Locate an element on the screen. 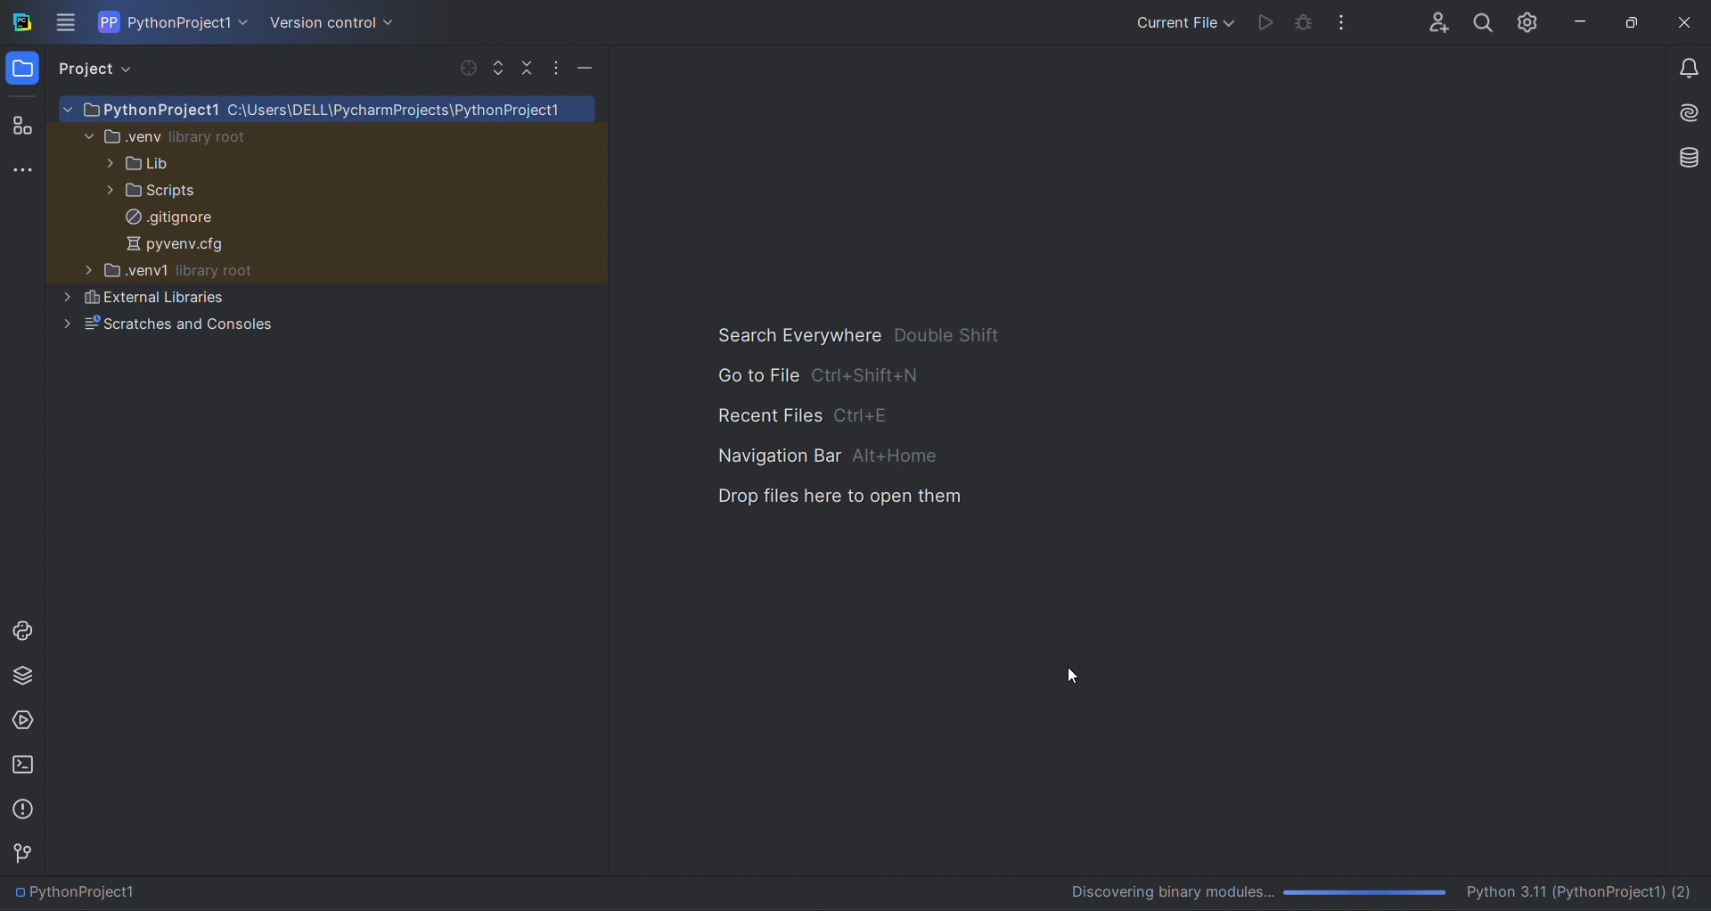  PythonProject1 is located at coordinates (81, 893).